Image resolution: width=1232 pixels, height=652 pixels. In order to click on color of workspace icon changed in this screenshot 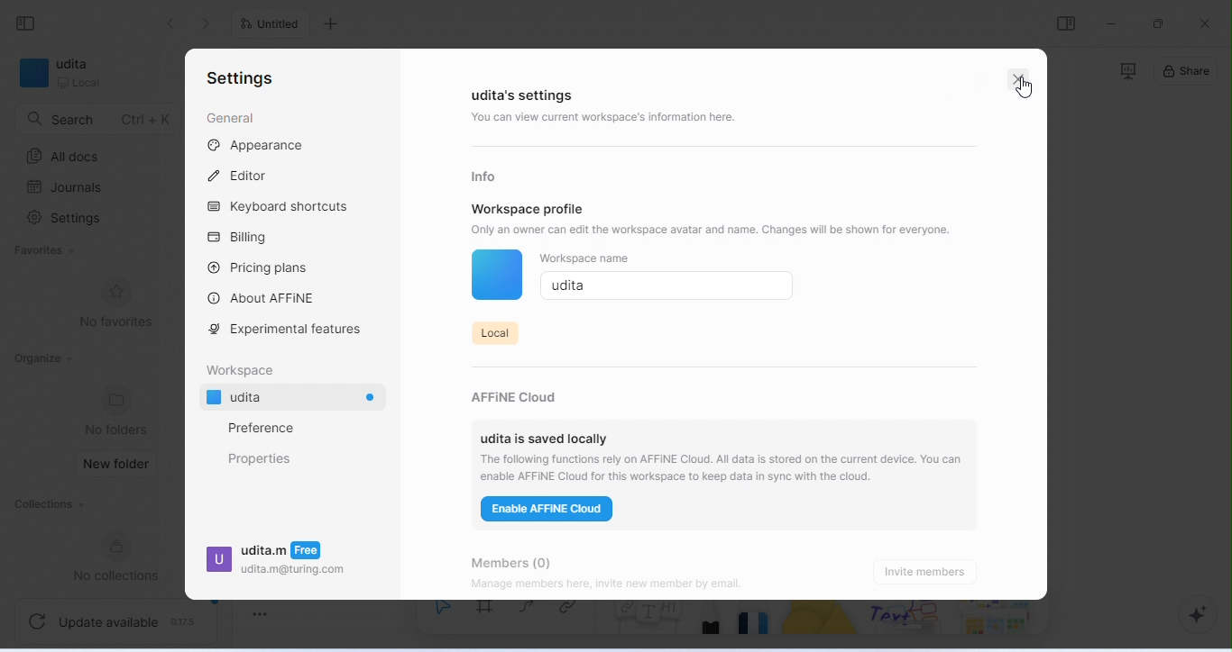, I will do `click(494, 274)`.